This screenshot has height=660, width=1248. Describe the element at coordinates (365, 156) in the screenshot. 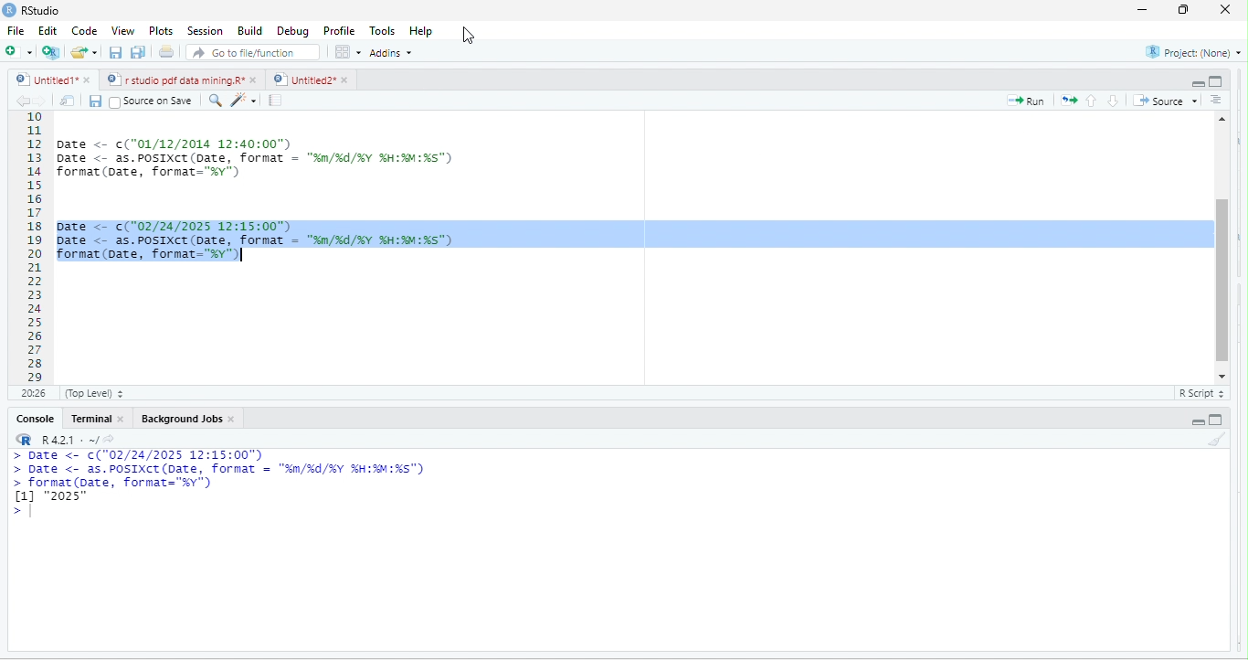

I see `Date <- ("01/12/2014 12:40:00")

Date <- as.POSIXCT (Date, format = "%m/%d/XY XH:%M:%s")
format (pate, format="%v")

| 1` at that location.